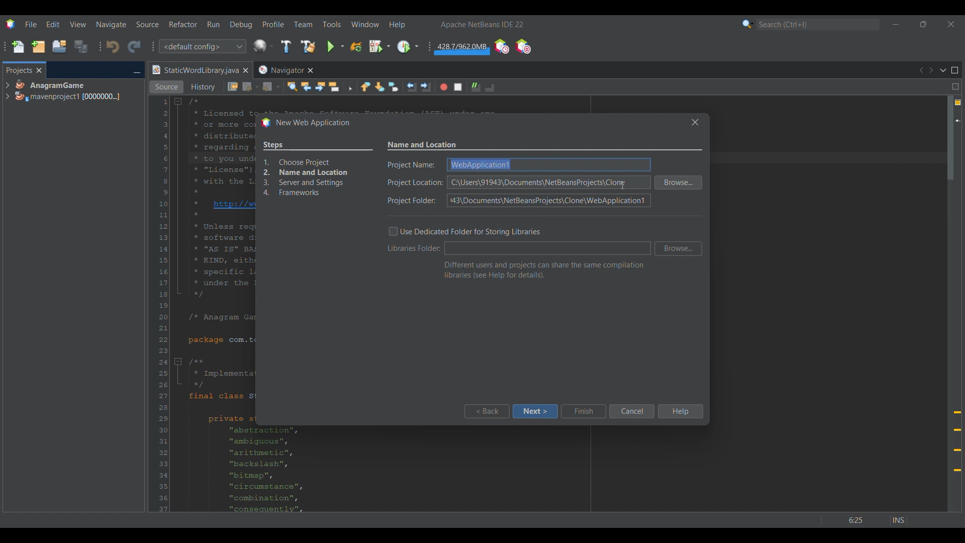 This screenshot has height=543, width=965. Describe the element at coordinates (251, 87) in the screenshot. I see `Back` at that location.